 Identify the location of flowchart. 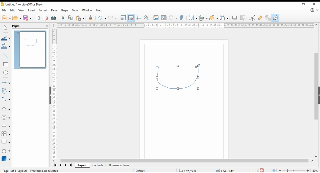
(5, 134).